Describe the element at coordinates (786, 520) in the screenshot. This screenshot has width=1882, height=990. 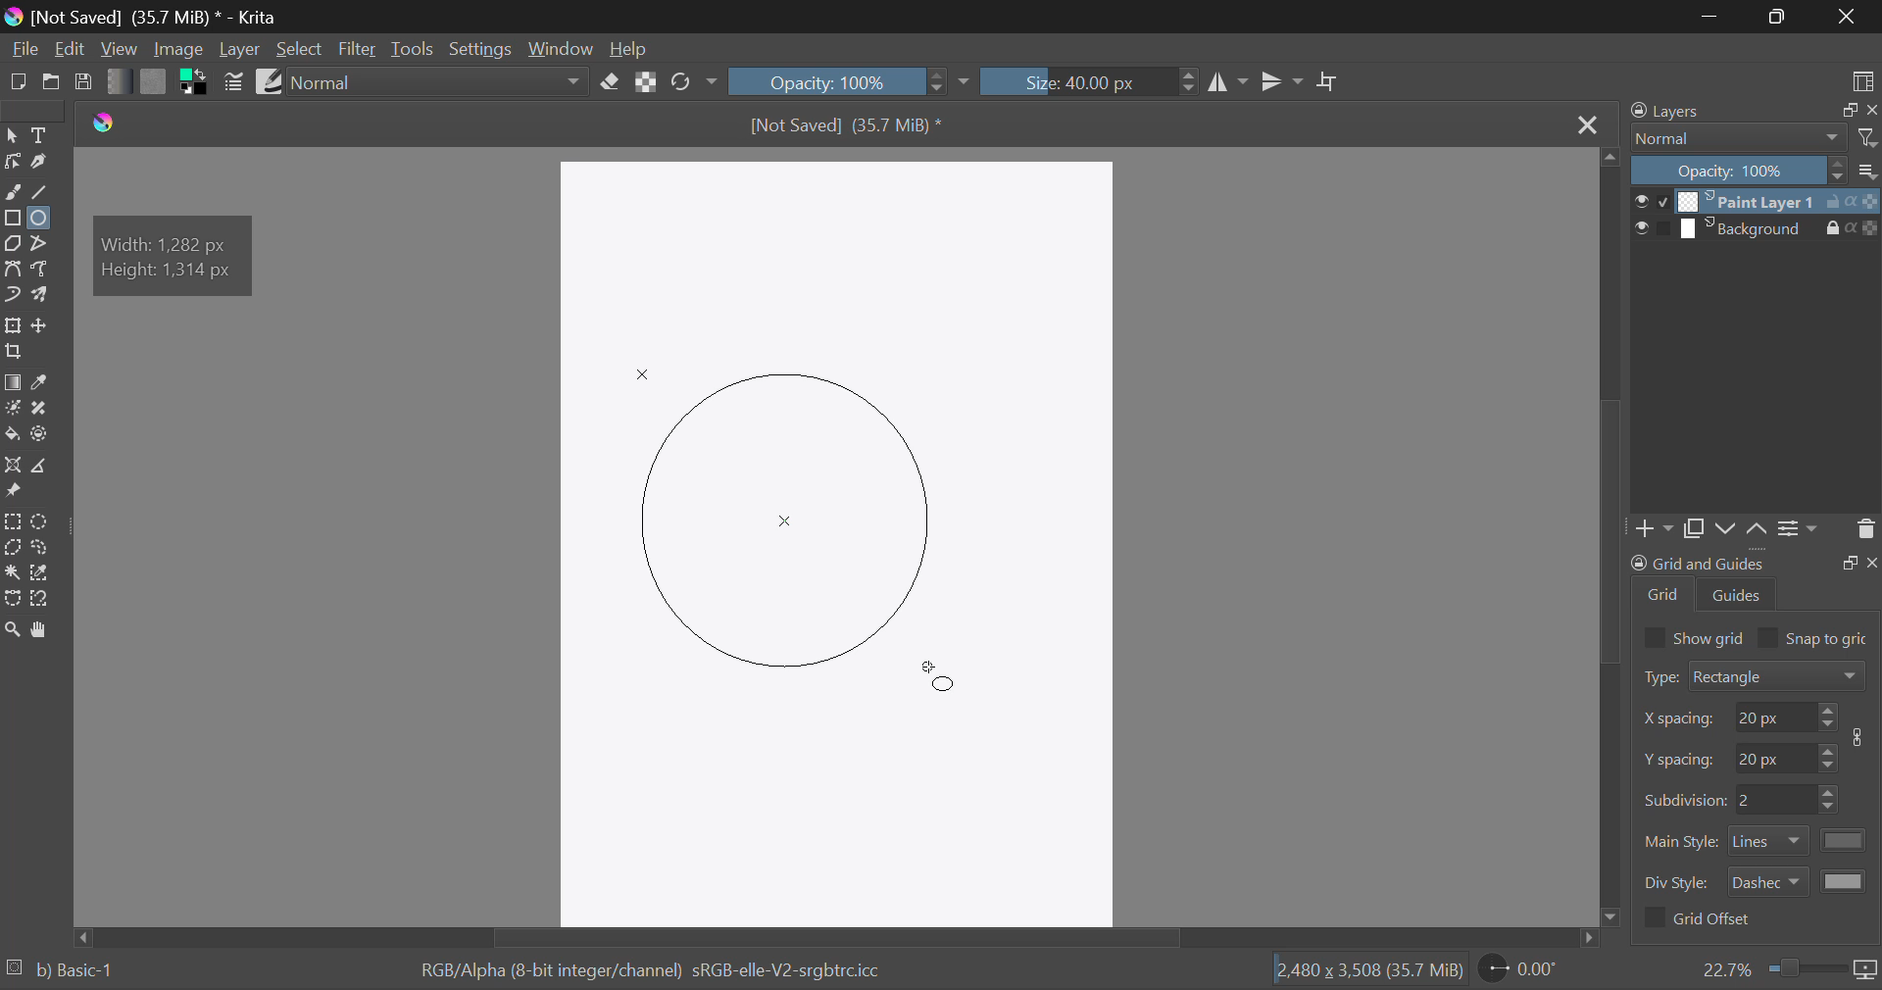
I see `Mock Shape Generated` at that location.